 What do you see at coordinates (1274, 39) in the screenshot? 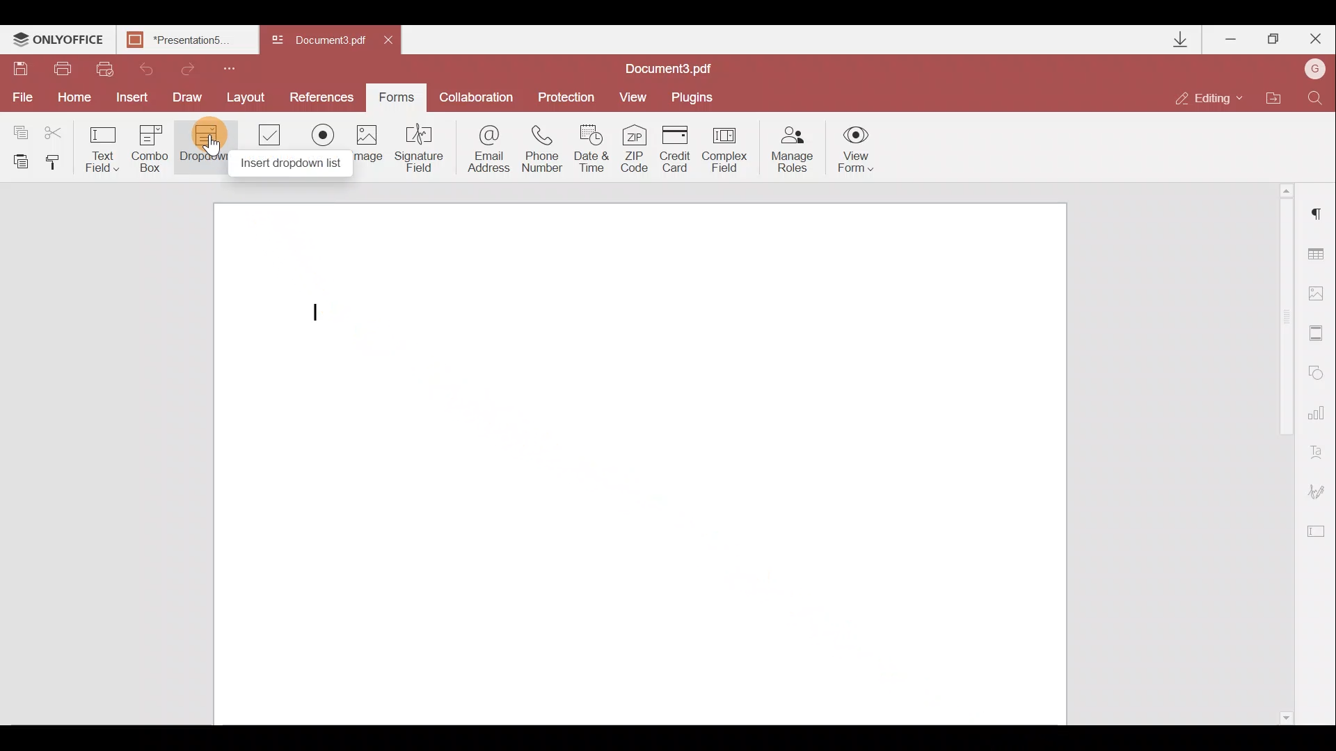
I see `Maximize` at bounding box center [1274, 39].